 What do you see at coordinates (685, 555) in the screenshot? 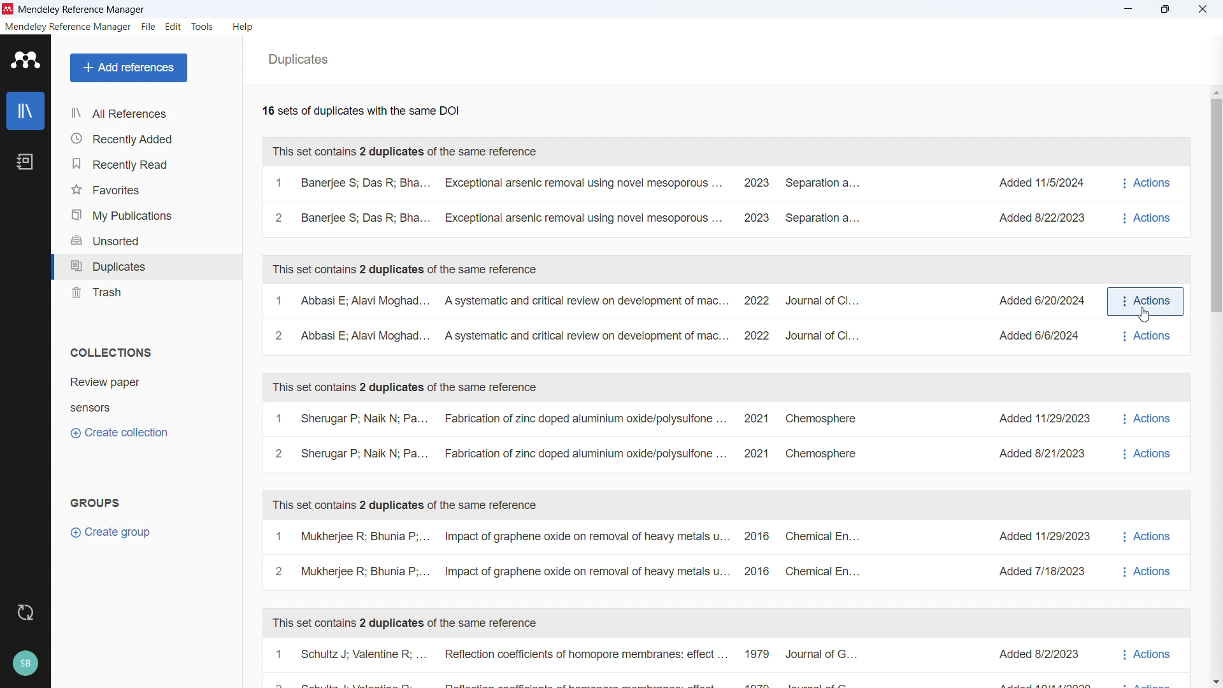
I see `A set of duplicates ` at bounding box center [685, 555].